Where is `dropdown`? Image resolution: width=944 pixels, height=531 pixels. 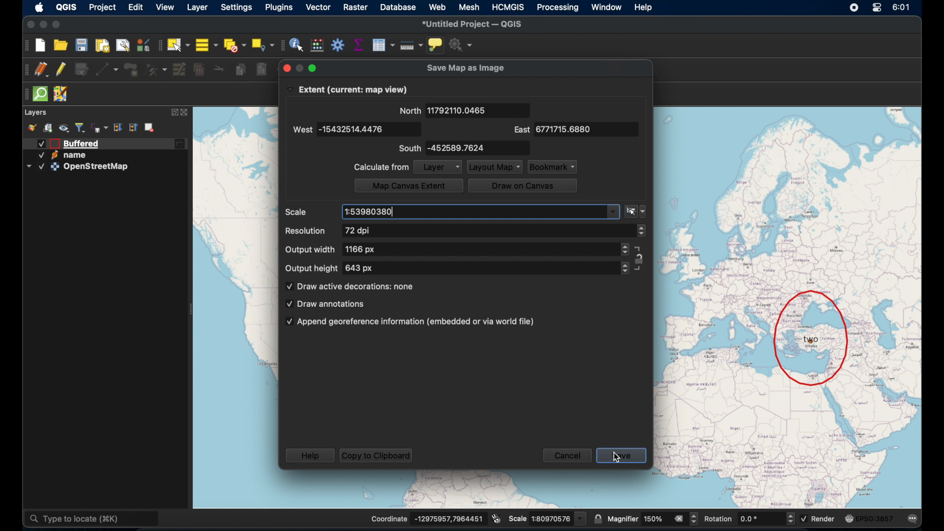 dropdown is located at coordinates (28, 167).